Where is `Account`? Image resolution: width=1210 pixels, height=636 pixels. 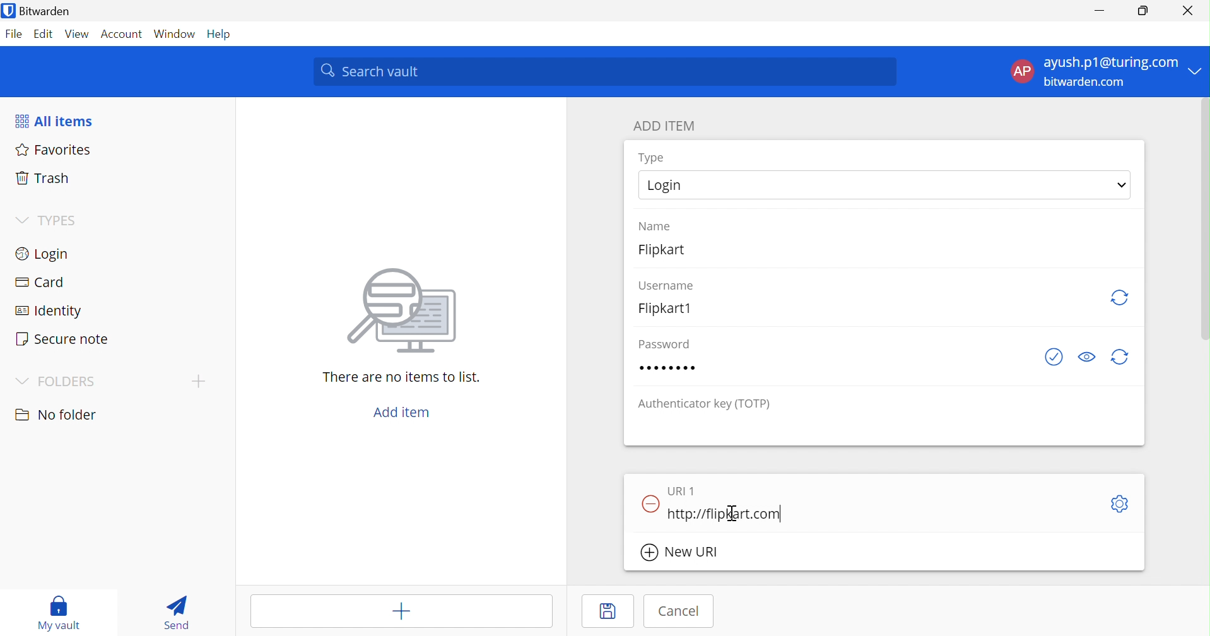
Account is located at coordinates (122, 34).